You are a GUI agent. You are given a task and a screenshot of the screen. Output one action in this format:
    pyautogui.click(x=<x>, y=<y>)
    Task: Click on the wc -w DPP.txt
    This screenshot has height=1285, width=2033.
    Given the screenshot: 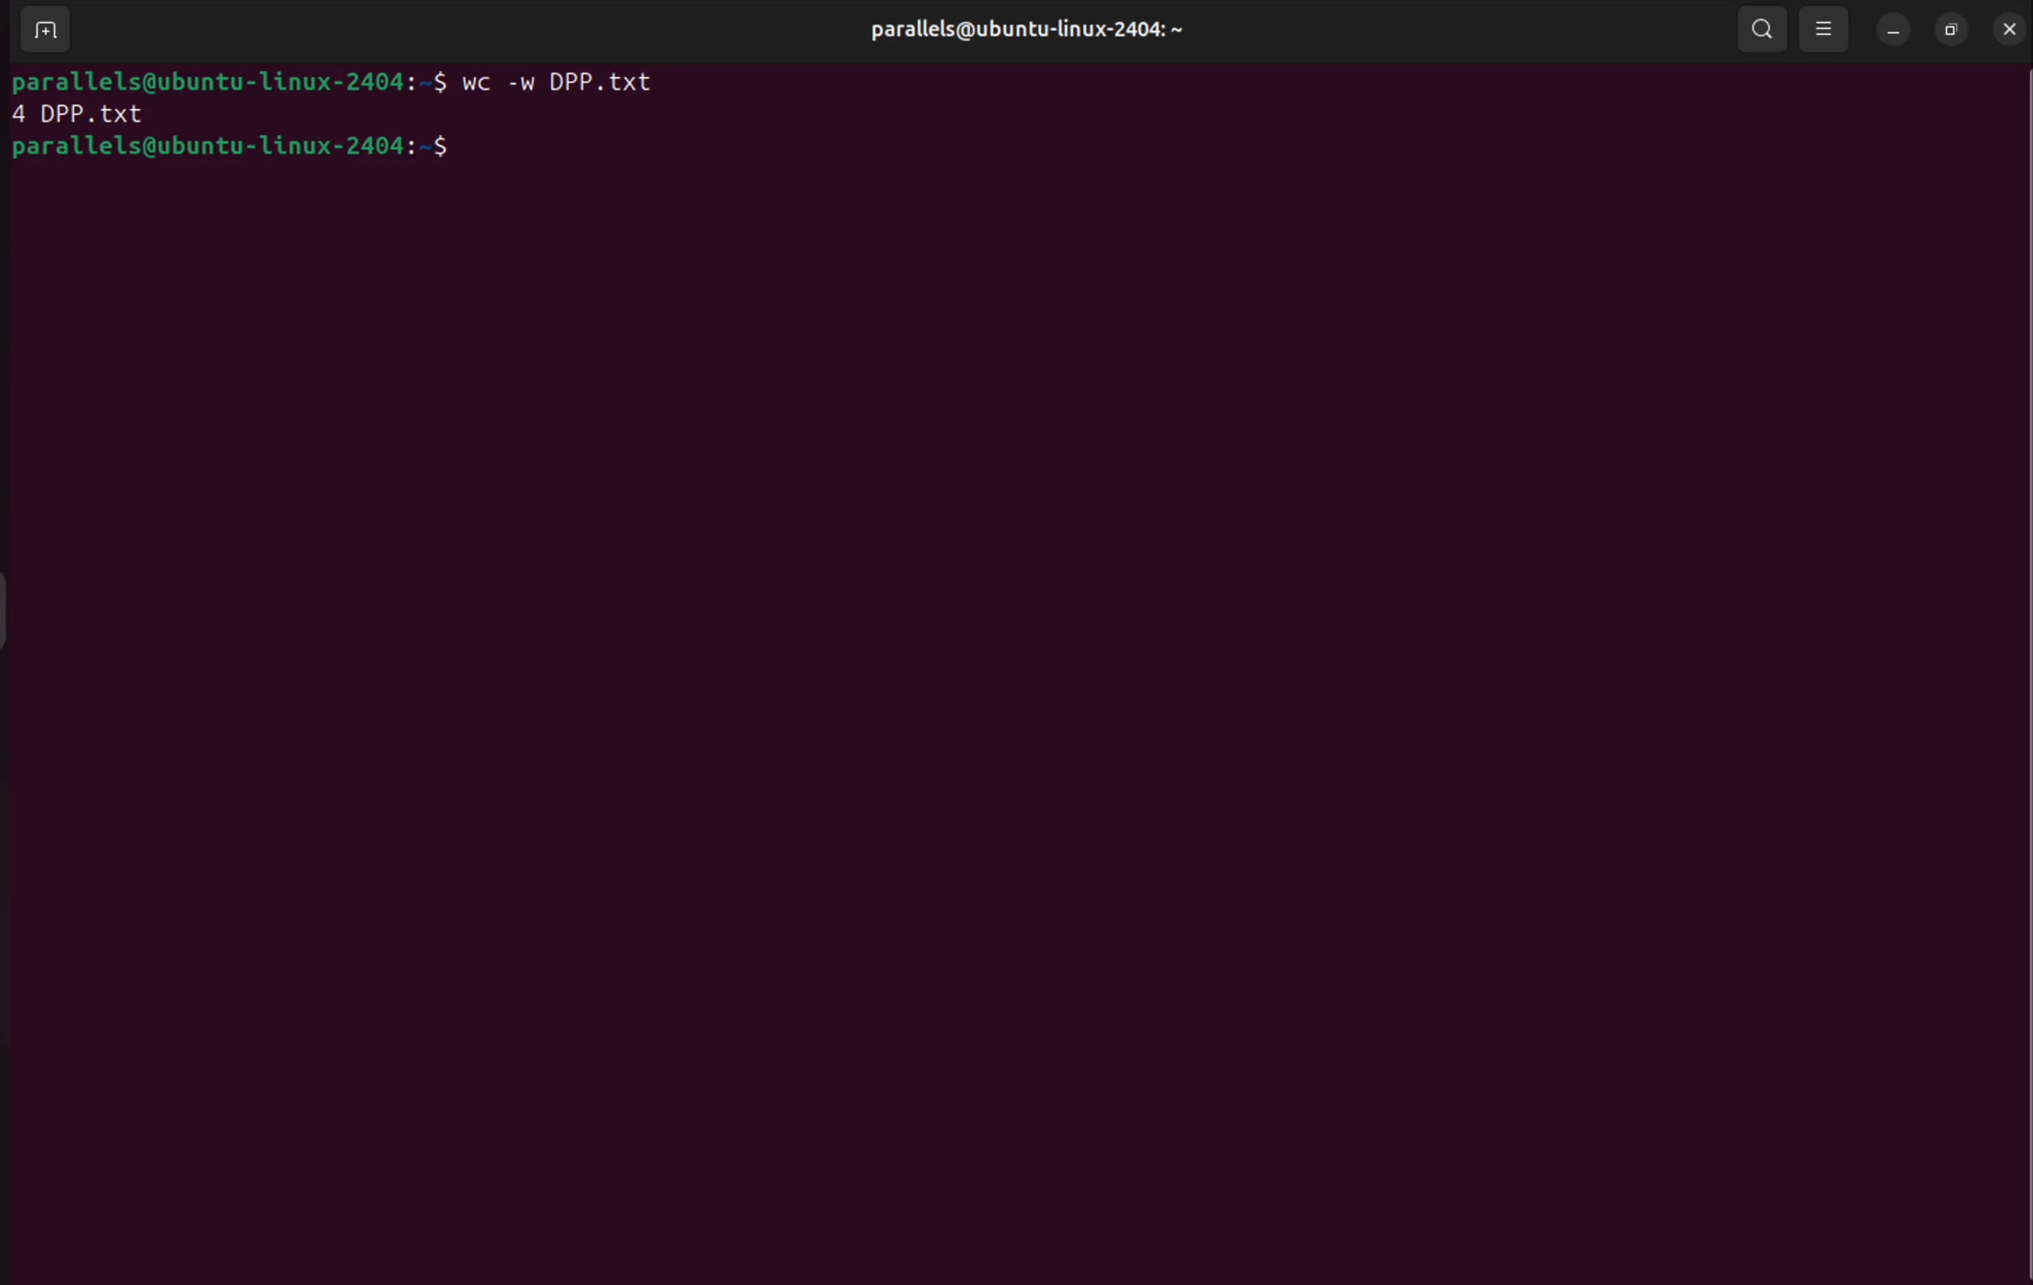 What is the action you would take?
    pyautogui.click(x=577, y=84)
    